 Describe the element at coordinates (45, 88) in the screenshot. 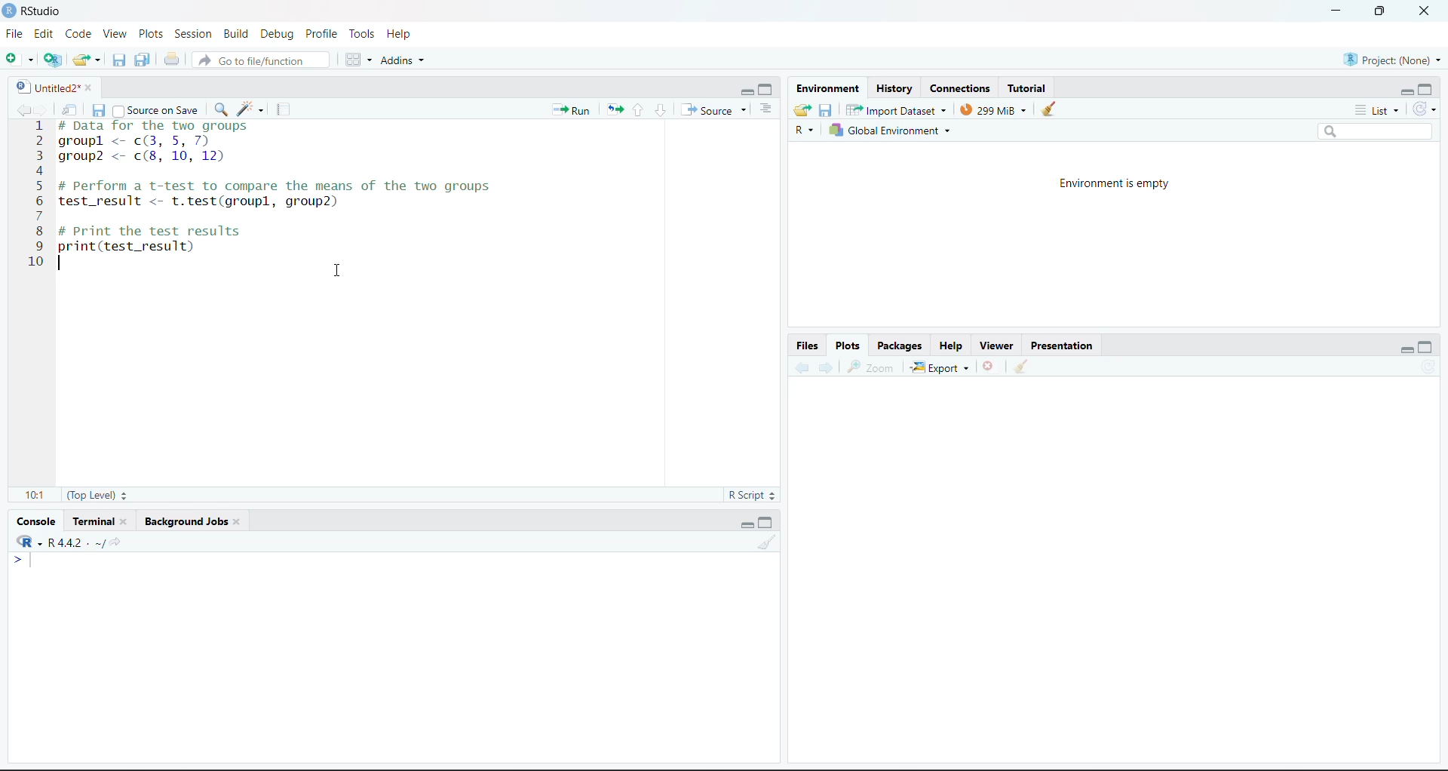

I see `Untitled2*` at that location.